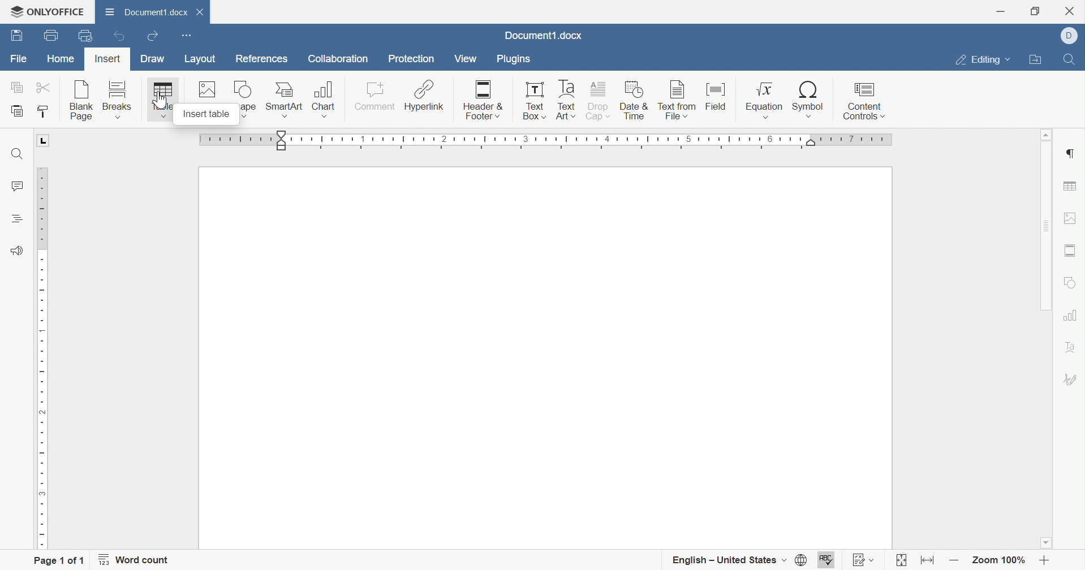 This screenshot has height=570, width=1085. Describe the element at coordinates (534, 102) in the screenshot. I see `Text box` at that location.